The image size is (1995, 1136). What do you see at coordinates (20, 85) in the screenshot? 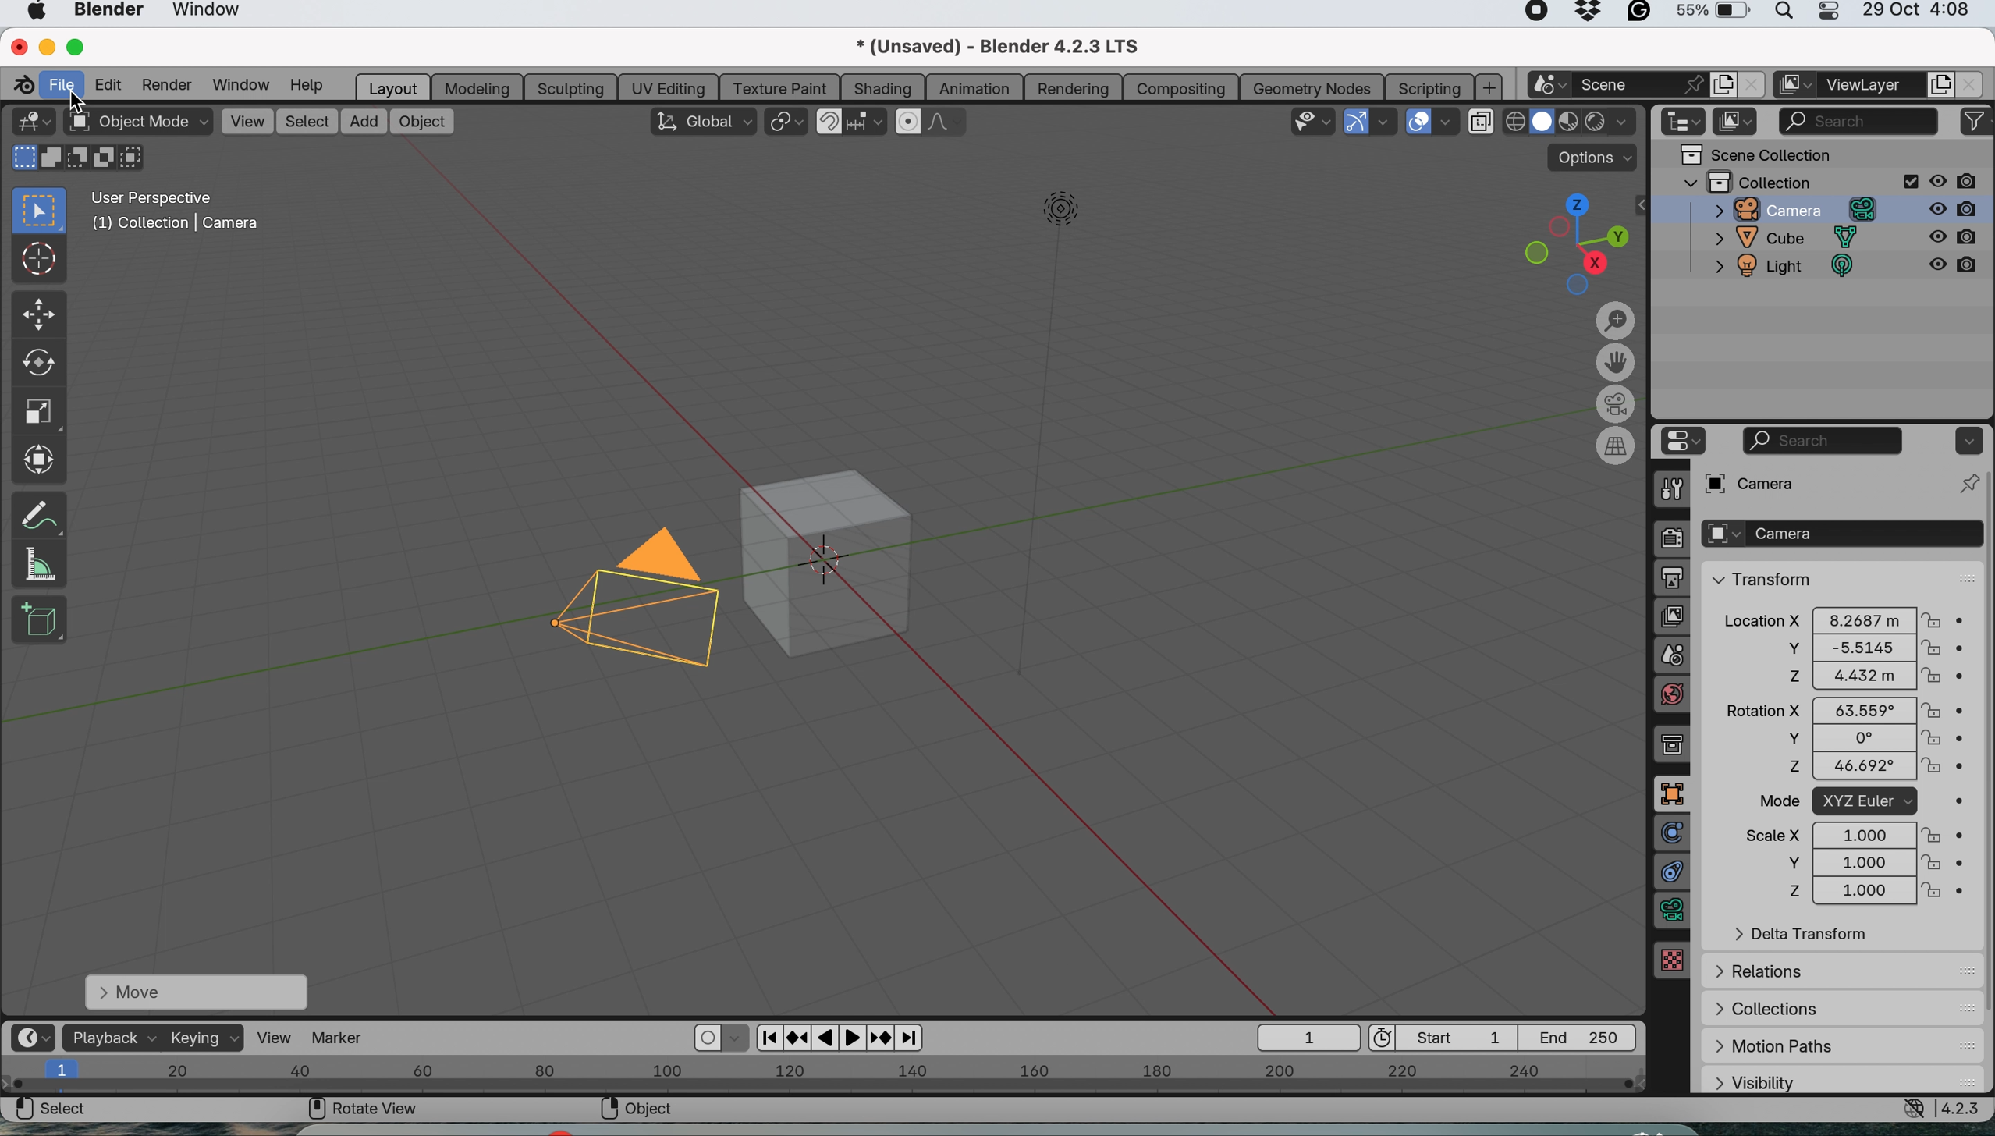
I see `blender logo` at bounding box center [20, 85].